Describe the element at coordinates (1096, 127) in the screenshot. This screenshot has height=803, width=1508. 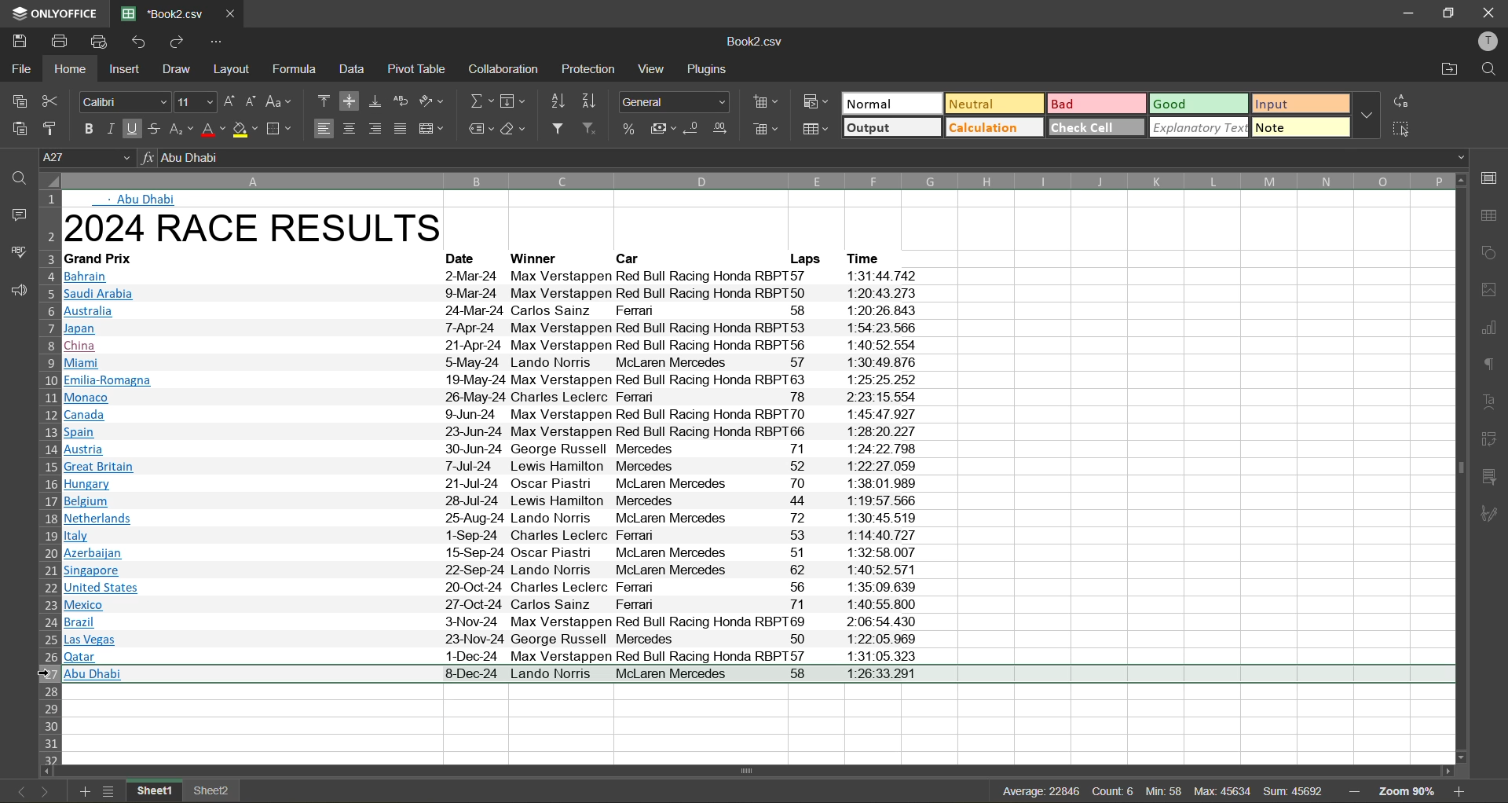
I see `check cell` at that location.